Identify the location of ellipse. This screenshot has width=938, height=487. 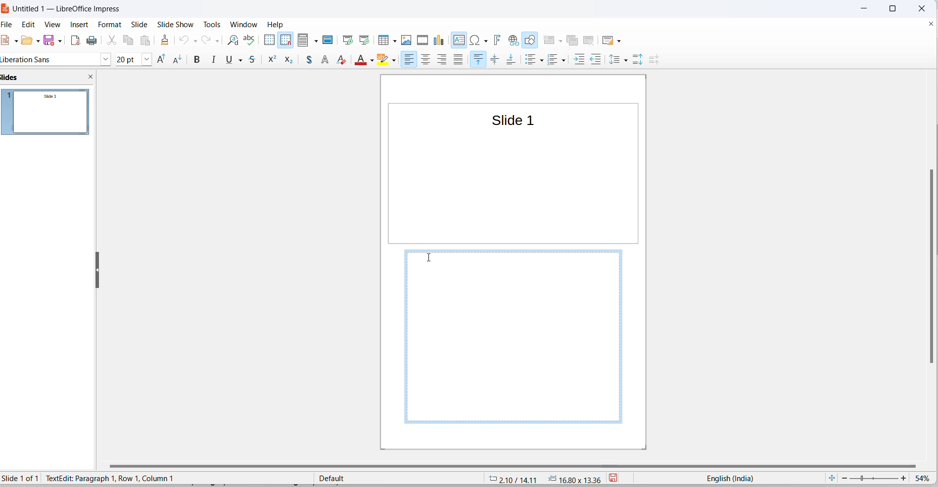
(124, 59).